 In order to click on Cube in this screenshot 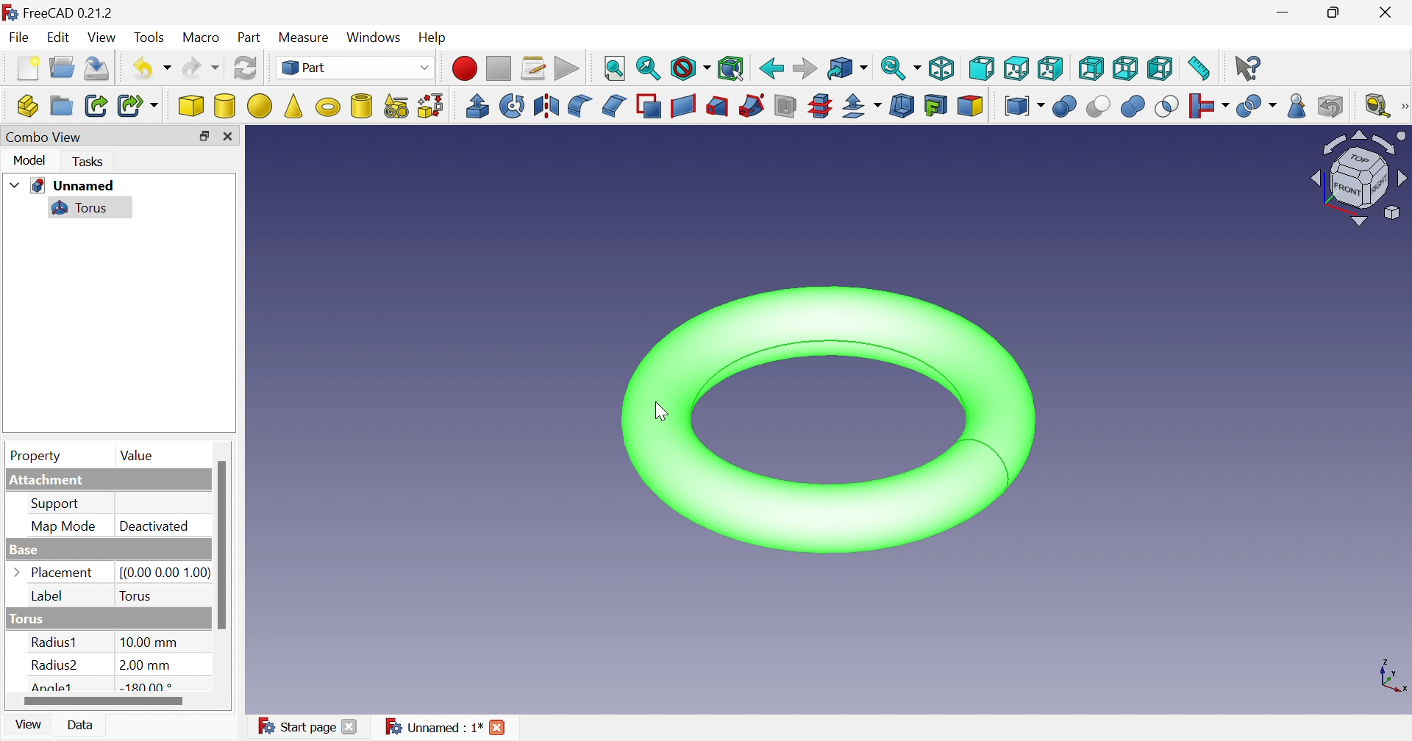, I will do `click(188, 105)`.